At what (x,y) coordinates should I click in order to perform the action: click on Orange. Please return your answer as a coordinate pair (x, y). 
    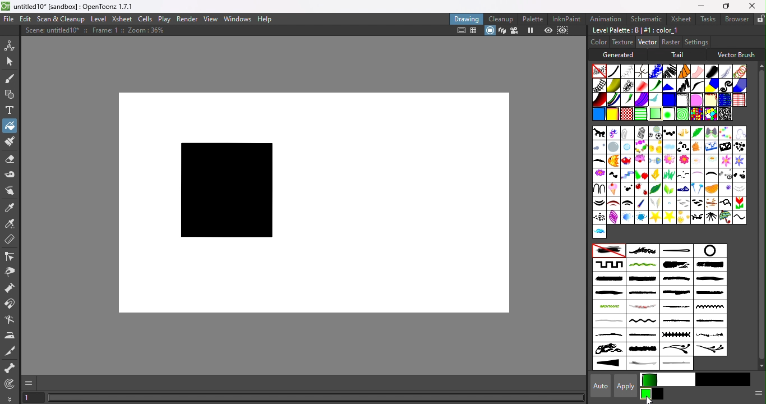
    Looking at the image, I should click on (713, 189).